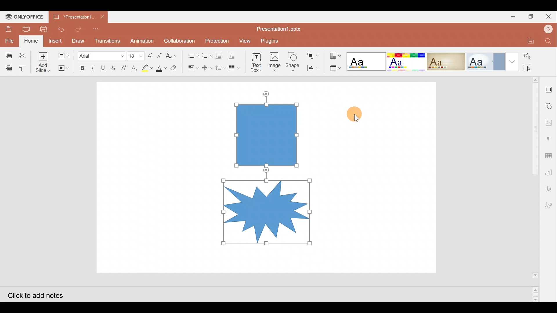 This screenshot has height=313, width=557. Describe the element at coordinates (173, 55) in the screenshot. I see `Change case` at that location.